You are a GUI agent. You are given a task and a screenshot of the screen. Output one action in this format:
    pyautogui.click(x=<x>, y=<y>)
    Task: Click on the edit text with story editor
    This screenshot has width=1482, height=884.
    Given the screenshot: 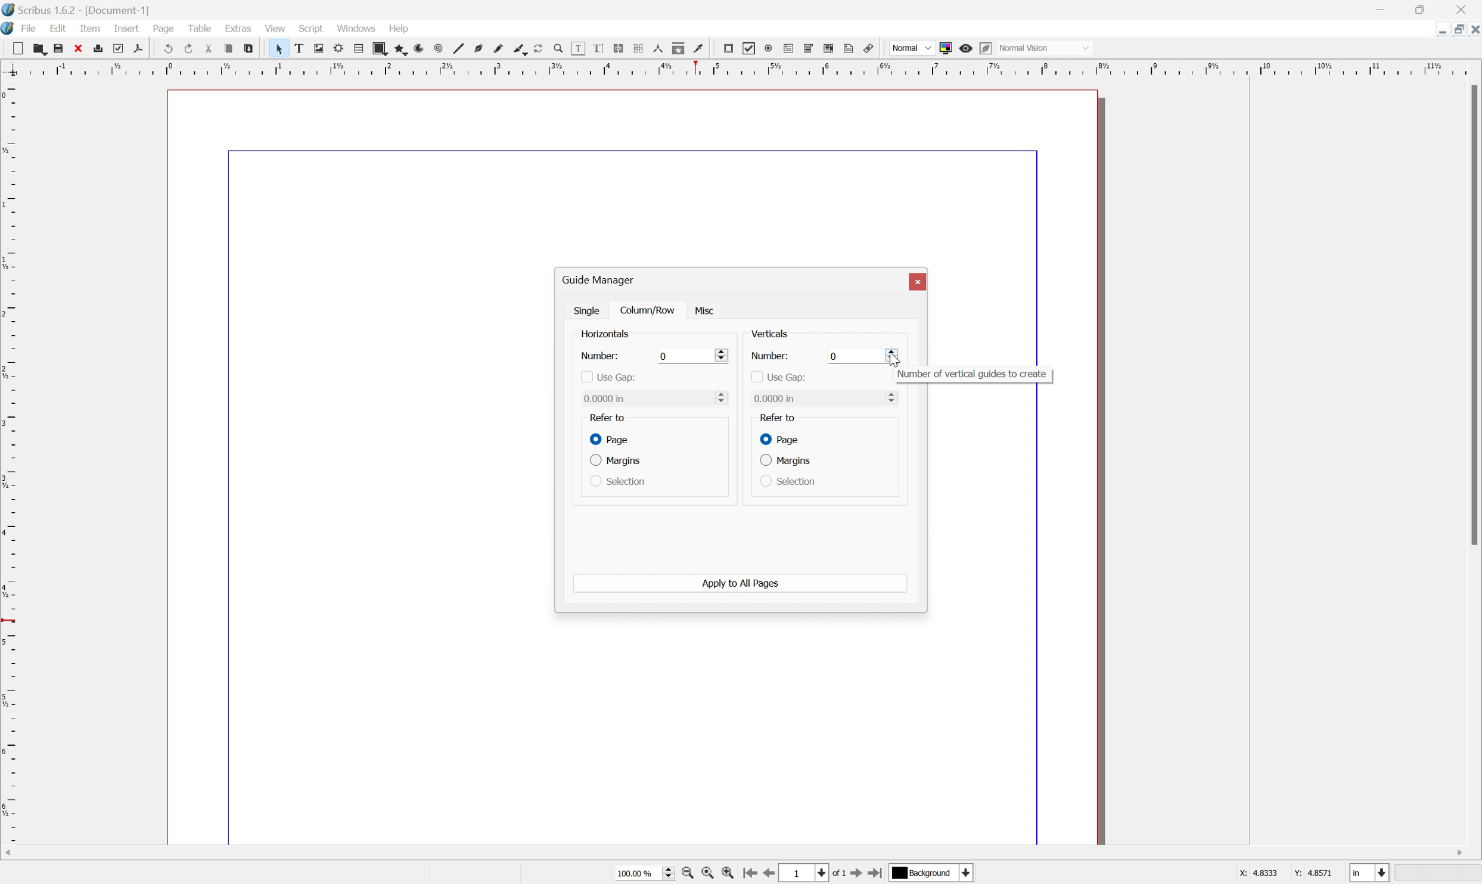 What is the action you would take?
    pyautogui.click(x=599, y=48)
    